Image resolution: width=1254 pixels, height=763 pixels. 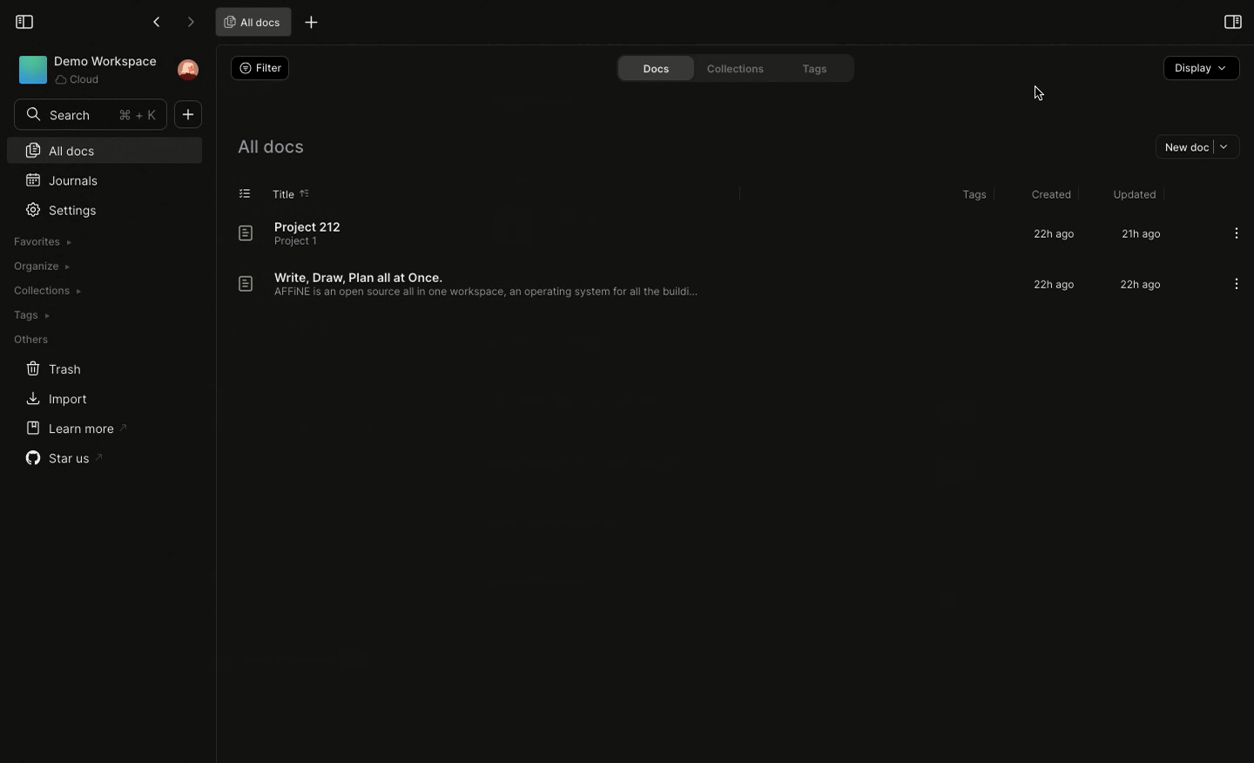 What do you see at coordinates (1194, 145) in the screenshot?
I see `New doc` at bounding box center [1194, 145].